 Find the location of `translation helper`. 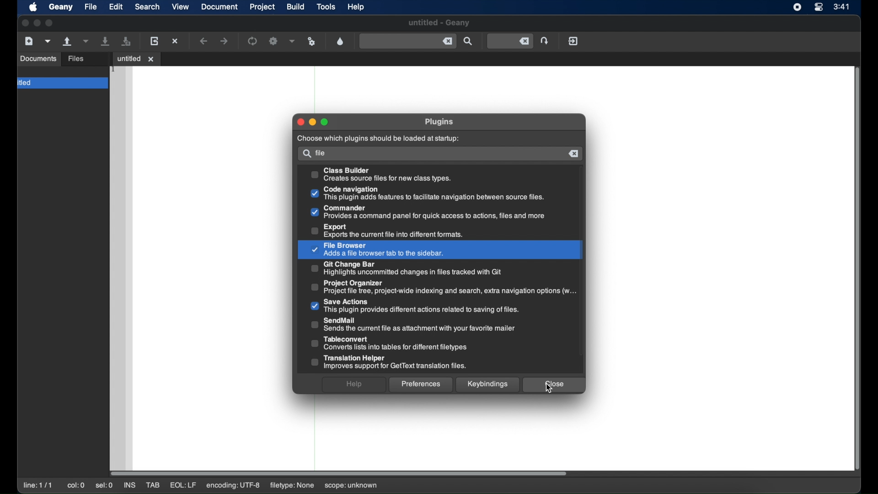

translation helper is located at coordinates (388, 363).